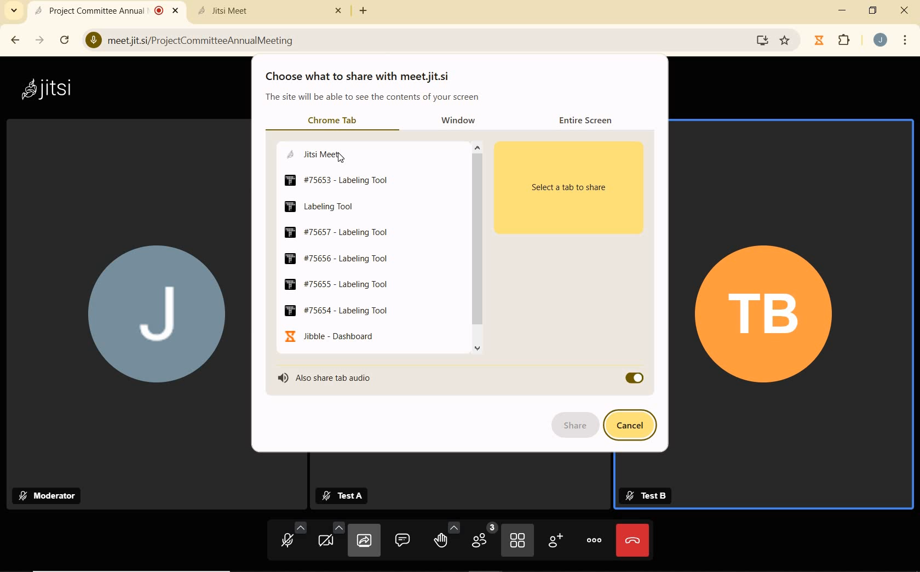 This screenshot has width=920, height=572. I want to click on CUSTOMIZE GOOGLE CHROME, so click(905, 41).